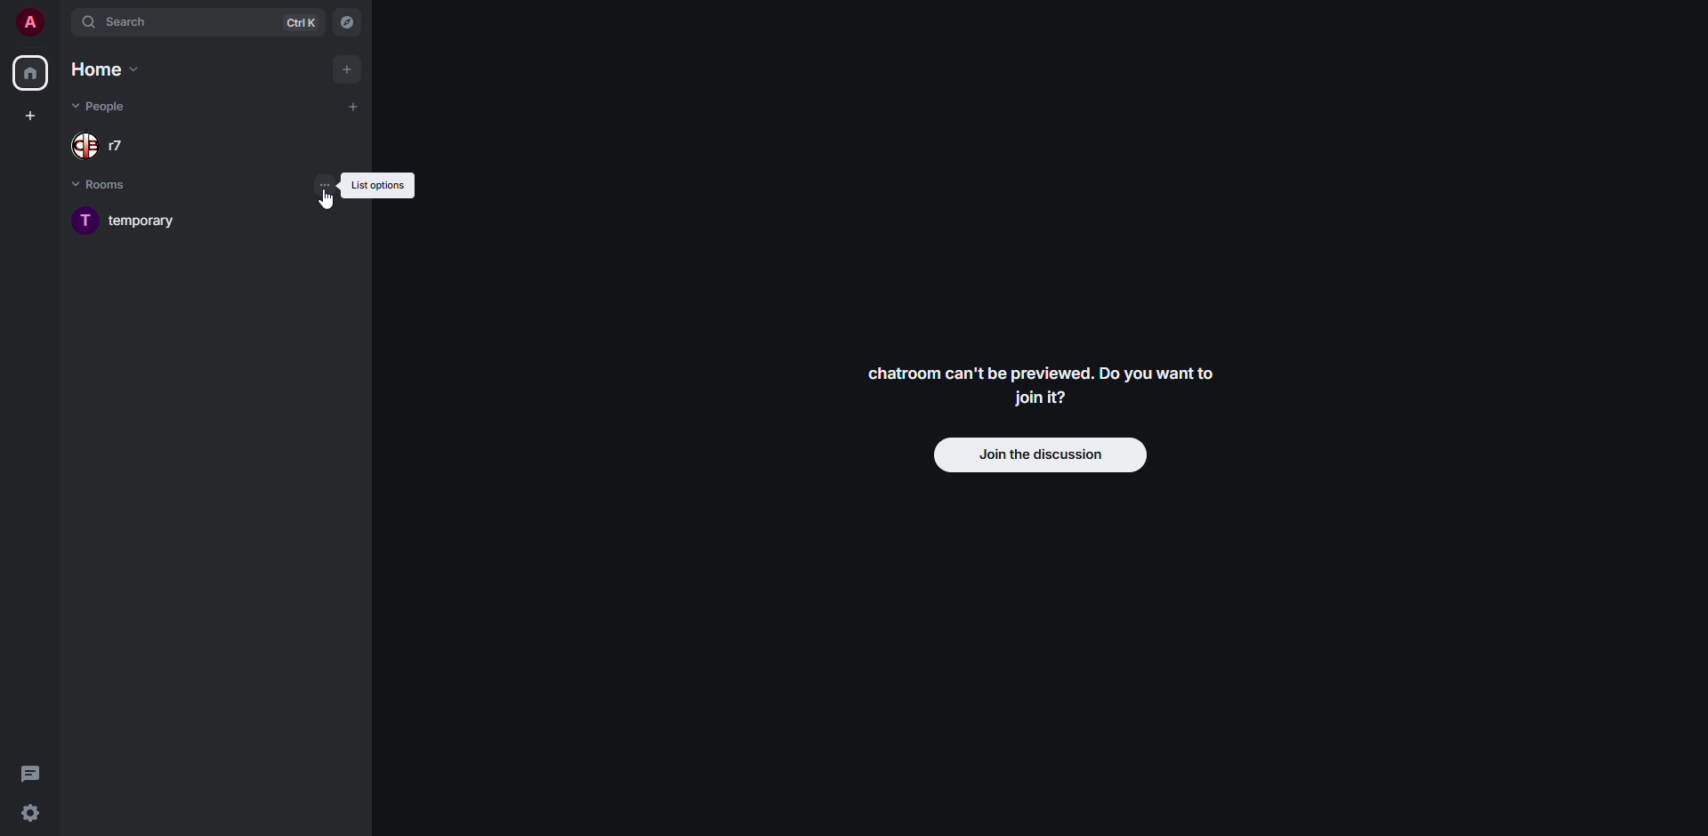 This screenshot has width=1708, height=836. What do you see at coordinates (29, 114) in the screenshot?
I see `create space` at bounding box center [29, 114].